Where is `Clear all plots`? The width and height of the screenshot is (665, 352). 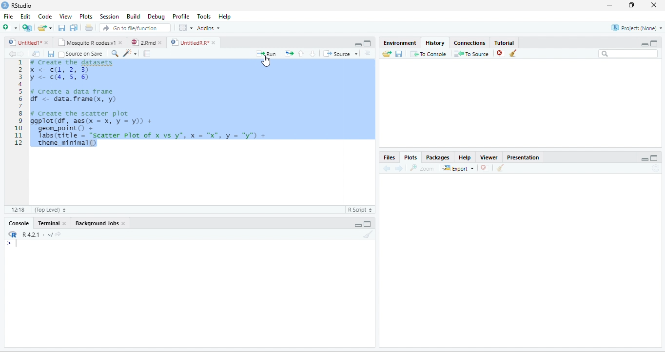 Clear all plots is located at coordinates (501, 168).